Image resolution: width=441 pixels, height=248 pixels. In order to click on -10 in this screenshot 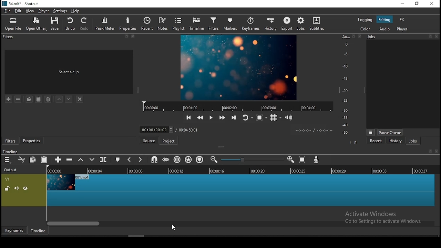, I will do `click(345, 66)`.